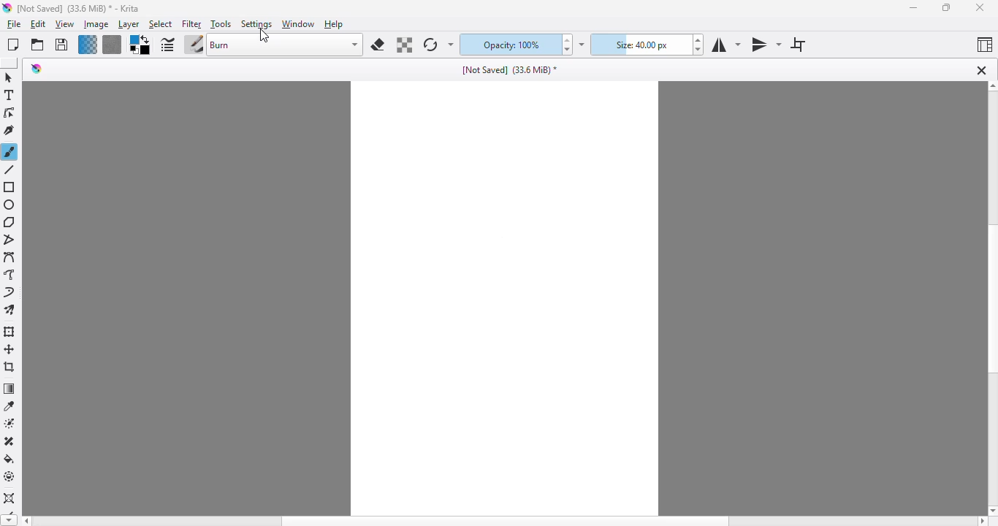 The height and width of the screenshot is (526, 998). I want to click on choose workspace, so click(985, 44).